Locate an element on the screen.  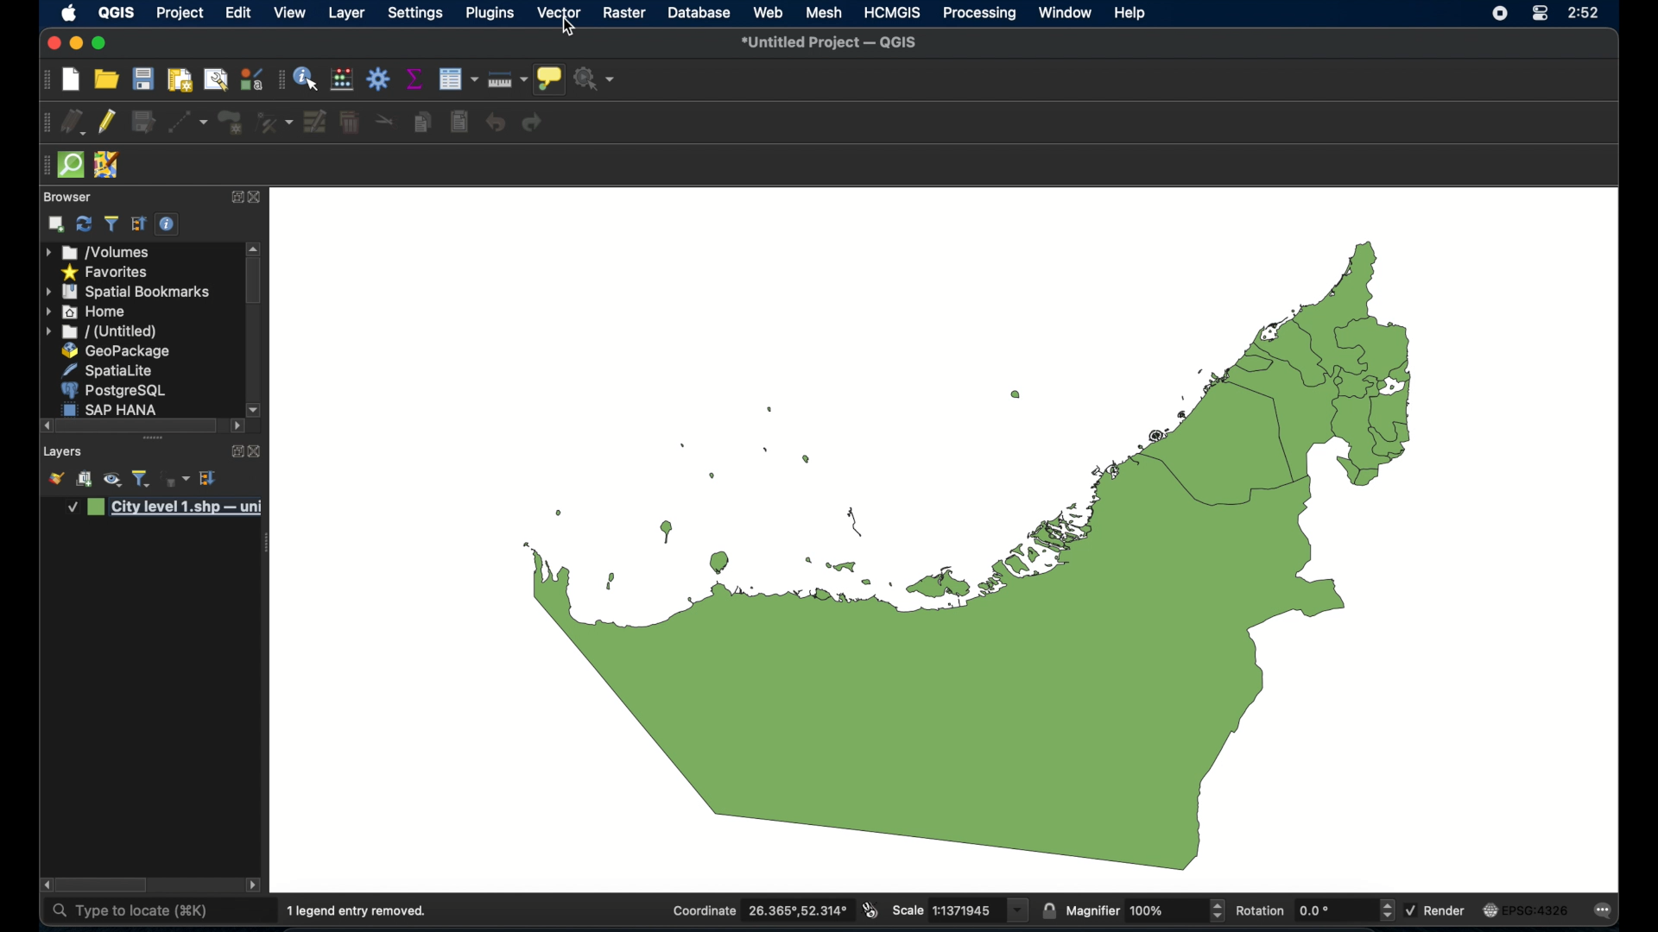
scroll right arrow is located at coordinates (255, 408).